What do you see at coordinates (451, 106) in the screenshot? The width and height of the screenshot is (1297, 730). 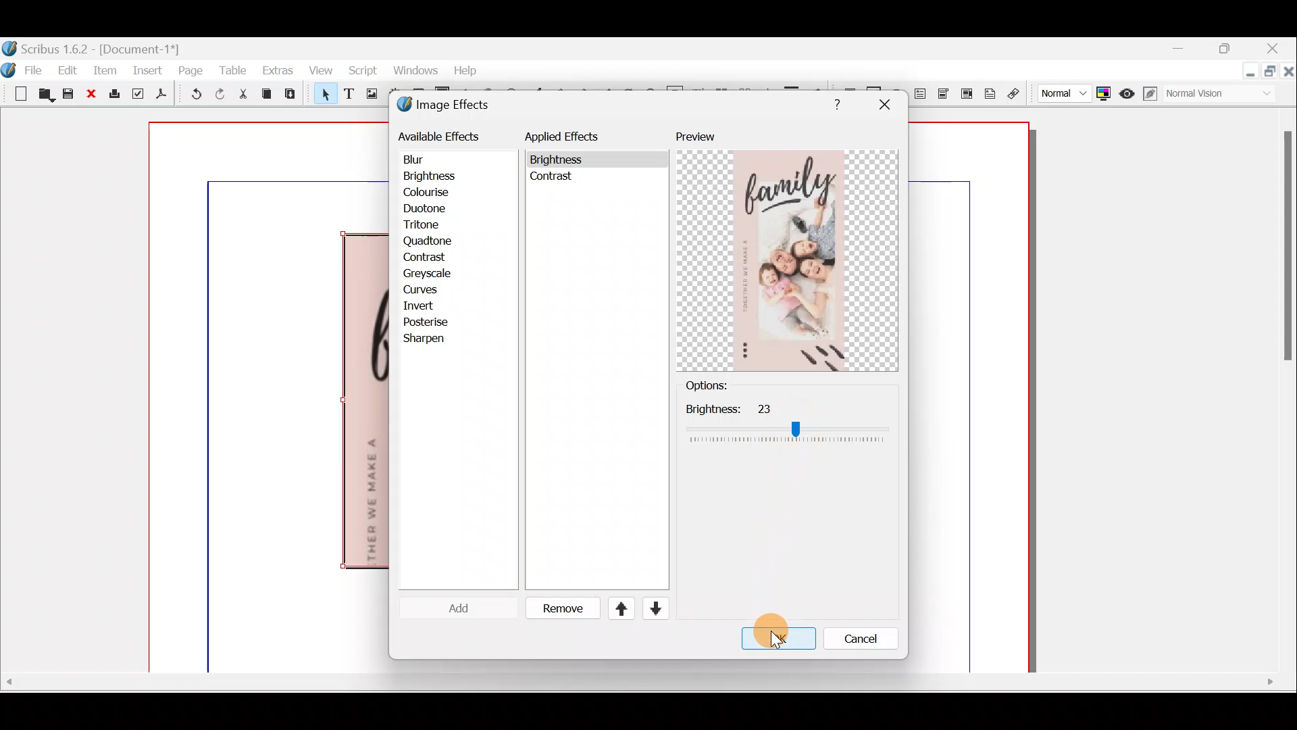 I see `Image effects` at bounding box center [451, 106].